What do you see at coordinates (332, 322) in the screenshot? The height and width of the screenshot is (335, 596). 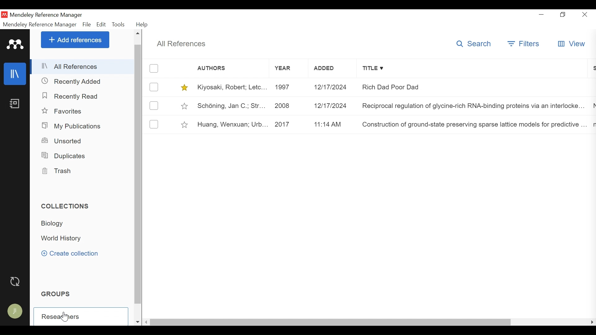 I see `Horizontal Scroll bar` at bounding box center [332, 322].